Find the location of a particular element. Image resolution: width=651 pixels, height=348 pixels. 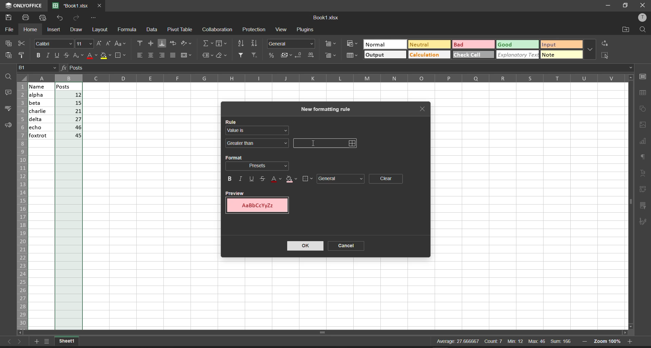

clear filters is located at coordinates (254, 56).